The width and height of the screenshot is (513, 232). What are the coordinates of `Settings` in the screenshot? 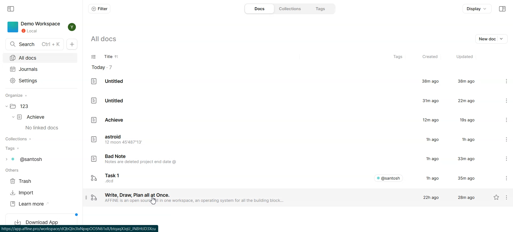 It's located at (502, 120).